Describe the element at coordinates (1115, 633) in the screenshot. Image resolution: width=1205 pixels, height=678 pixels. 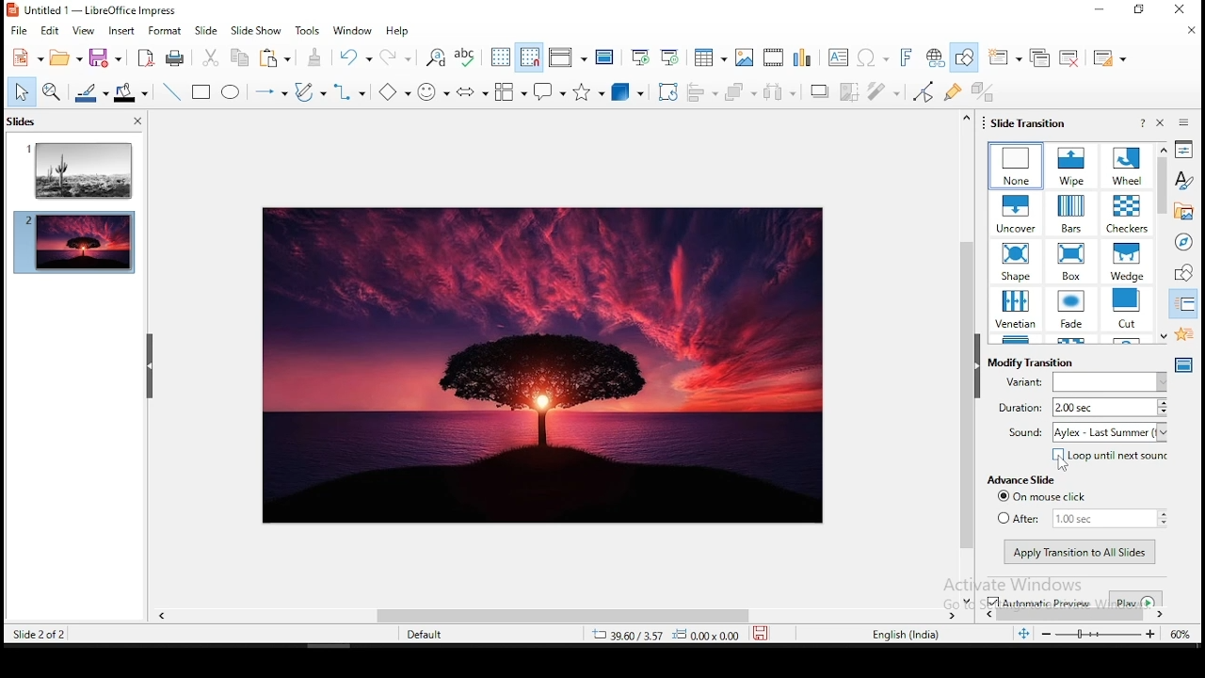
I see `zoom` at that location.